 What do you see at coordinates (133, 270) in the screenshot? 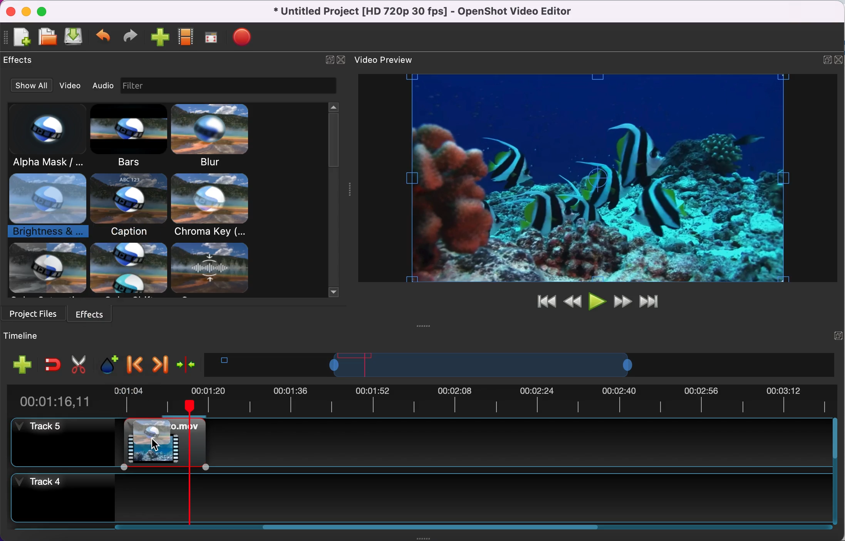
I see `other effects` at bounding box center [133, 270].